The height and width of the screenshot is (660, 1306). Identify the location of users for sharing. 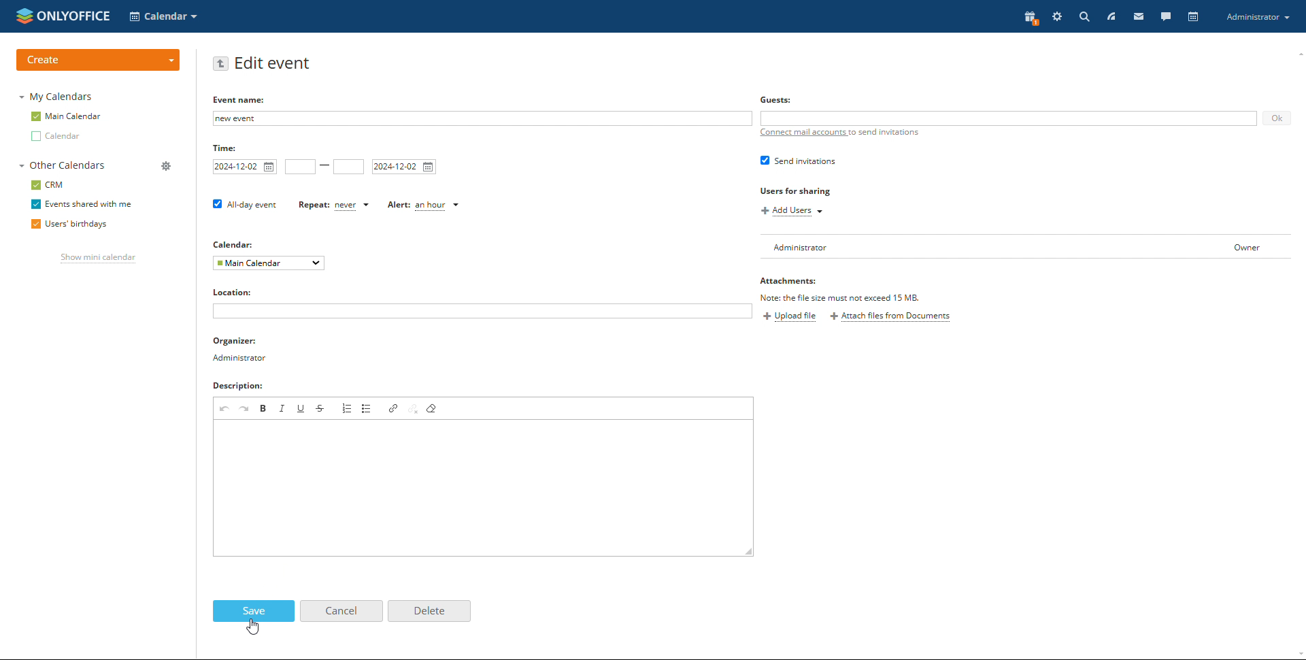
(801, 192).